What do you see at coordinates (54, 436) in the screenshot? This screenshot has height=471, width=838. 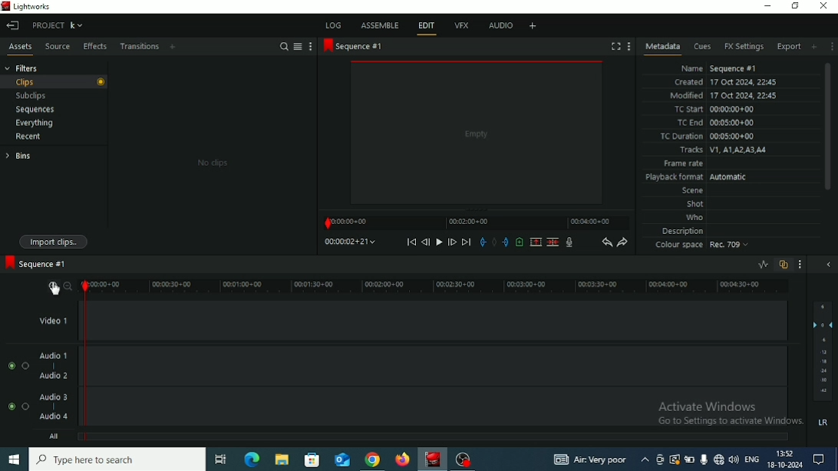 I see `All` at bounding box center [54, 436].